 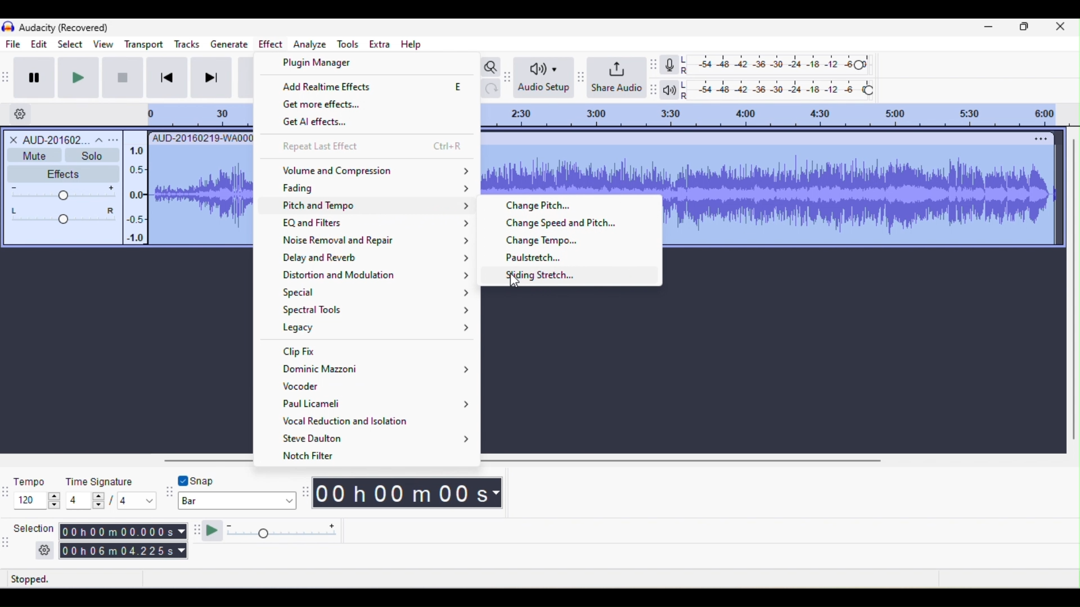 What do you see at coordinates (380, 225) in the screenshot?
I see `EQ and Filters` at bounding box center [380, 225].